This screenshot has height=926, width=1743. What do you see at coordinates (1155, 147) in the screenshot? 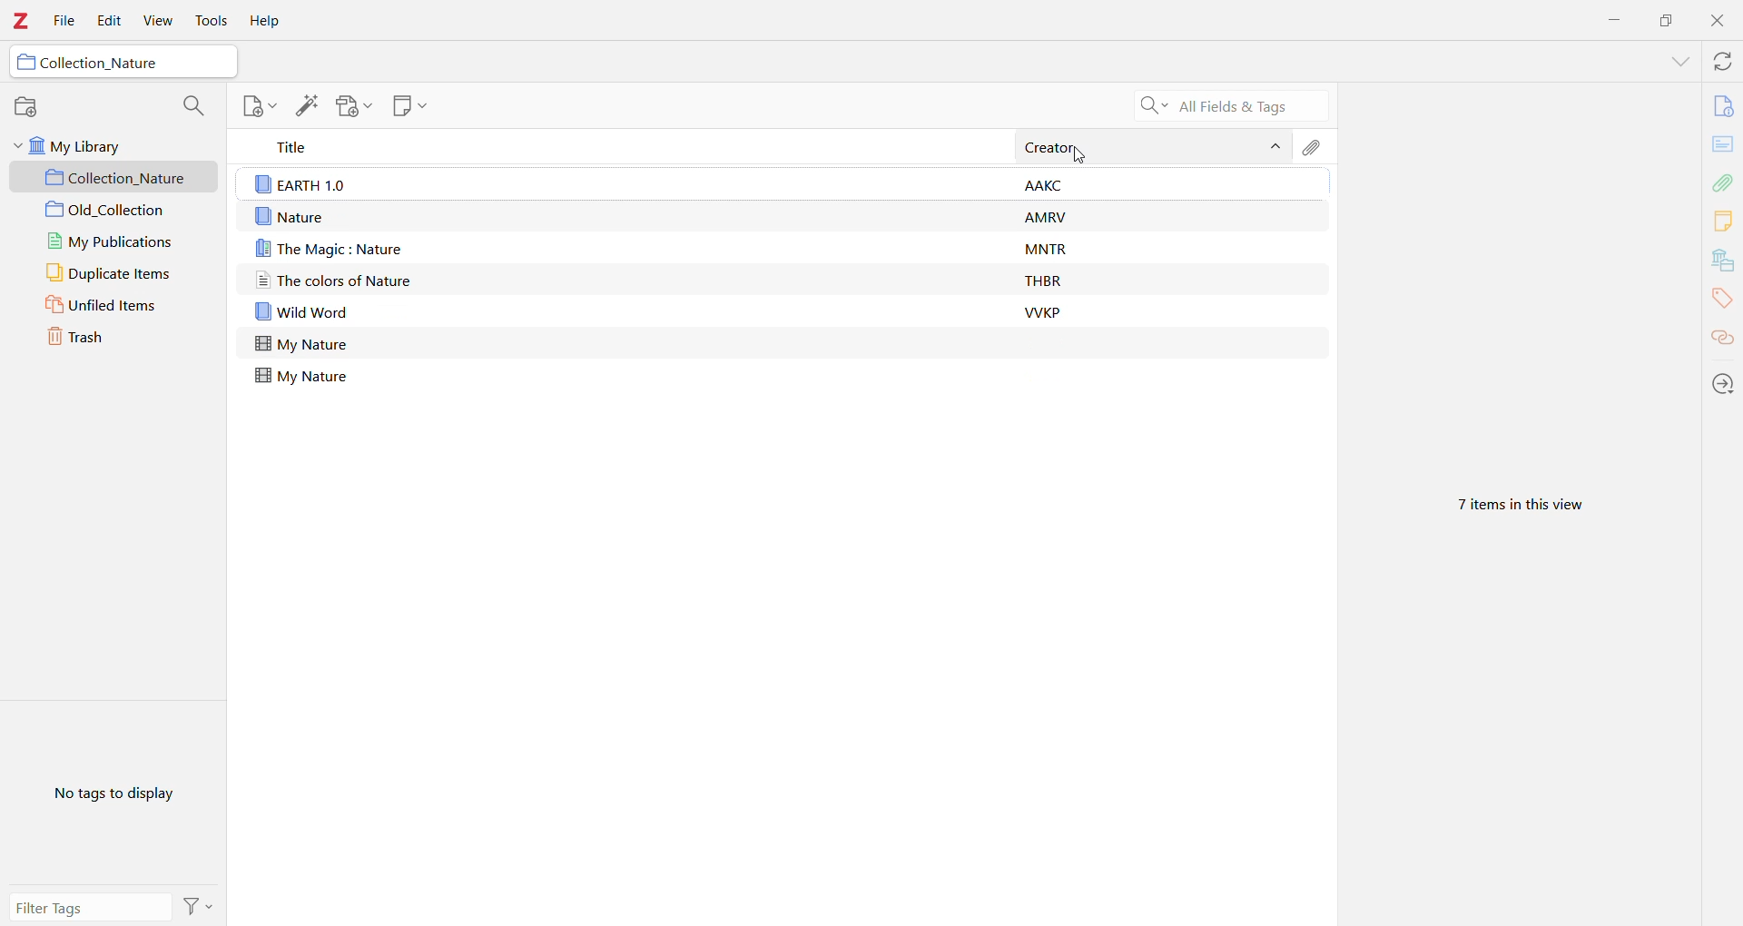
I see `Creator` at bounding box center [1155, 147].